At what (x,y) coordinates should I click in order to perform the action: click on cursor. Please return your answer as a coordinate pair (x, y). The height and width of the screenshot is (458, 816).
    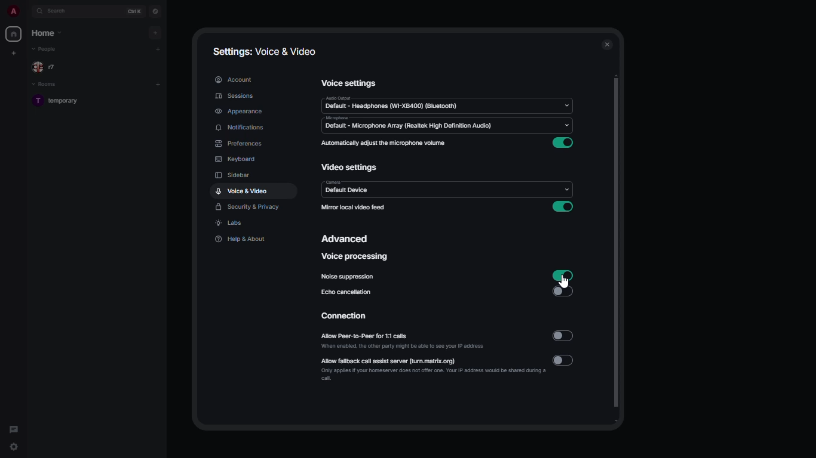
    Looking at the image, I should click on (562, 282).